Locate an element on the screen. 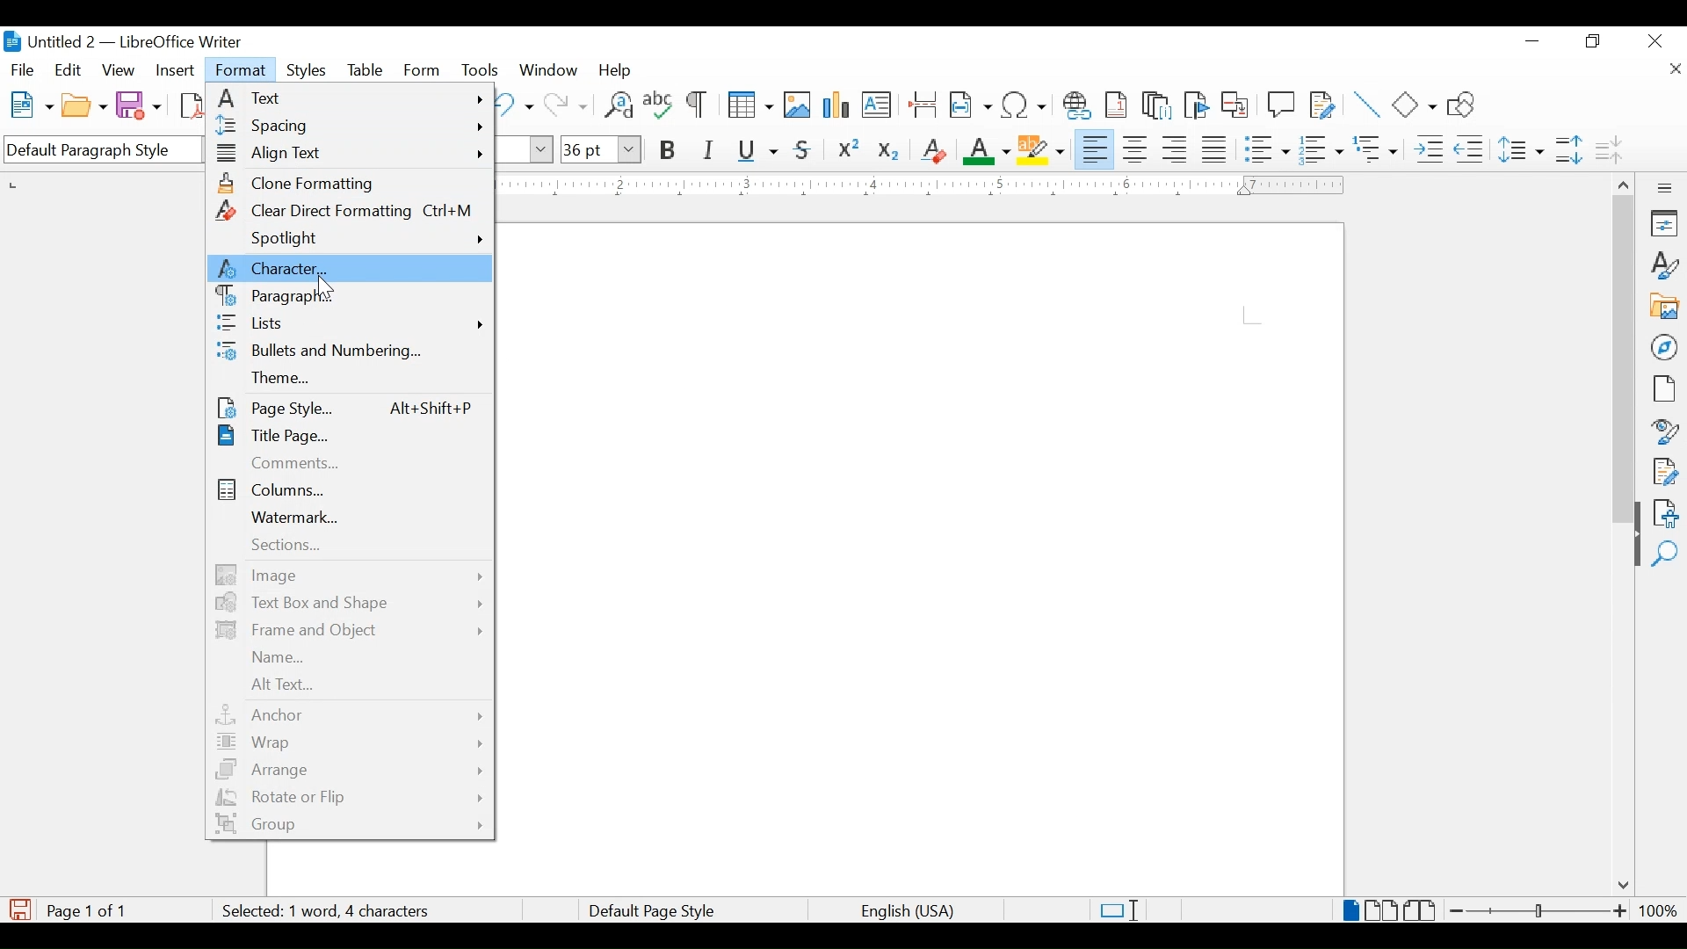  character highlighting color is located at coordinates (1043, 149).